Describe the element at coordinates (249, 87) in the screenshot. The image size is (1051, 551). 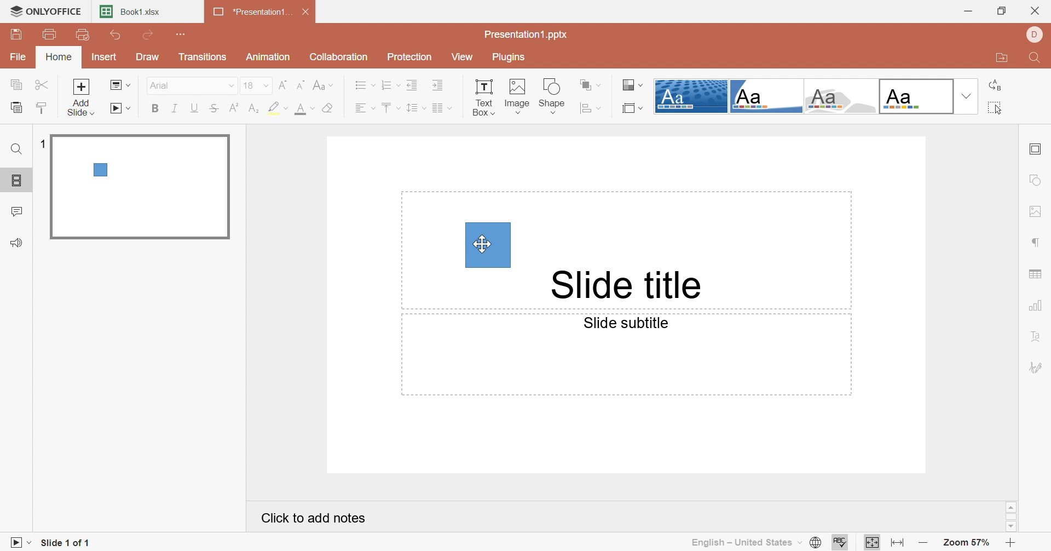
I see `18` at that location.